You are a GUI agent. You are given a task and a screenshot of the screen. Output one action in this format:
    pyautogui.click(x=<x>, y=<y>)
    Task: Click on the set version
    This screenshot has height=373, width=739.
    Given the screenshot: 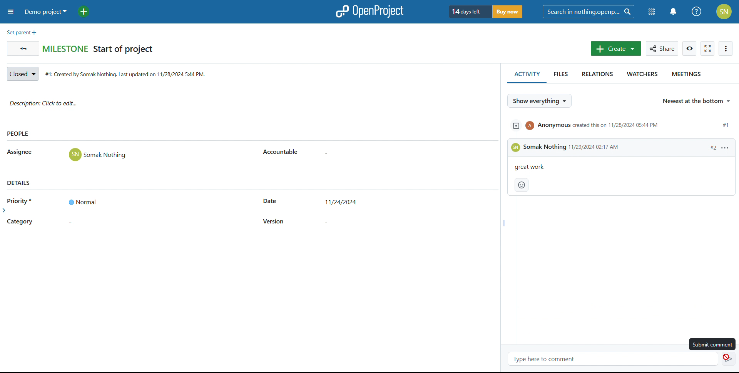 What is the action you would take?
    pyautogui.click(x=342, y=221)
    